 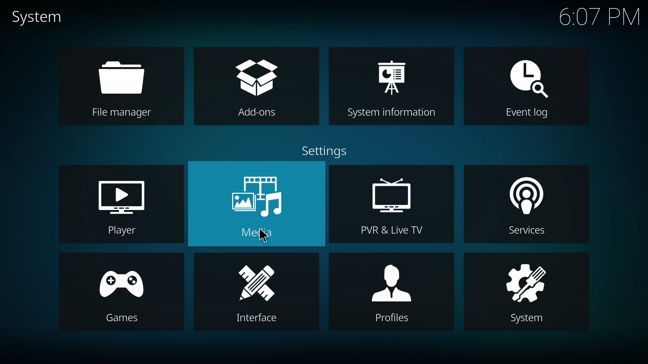 I want to click on pvr & live tv, so click(x=392, y=196).